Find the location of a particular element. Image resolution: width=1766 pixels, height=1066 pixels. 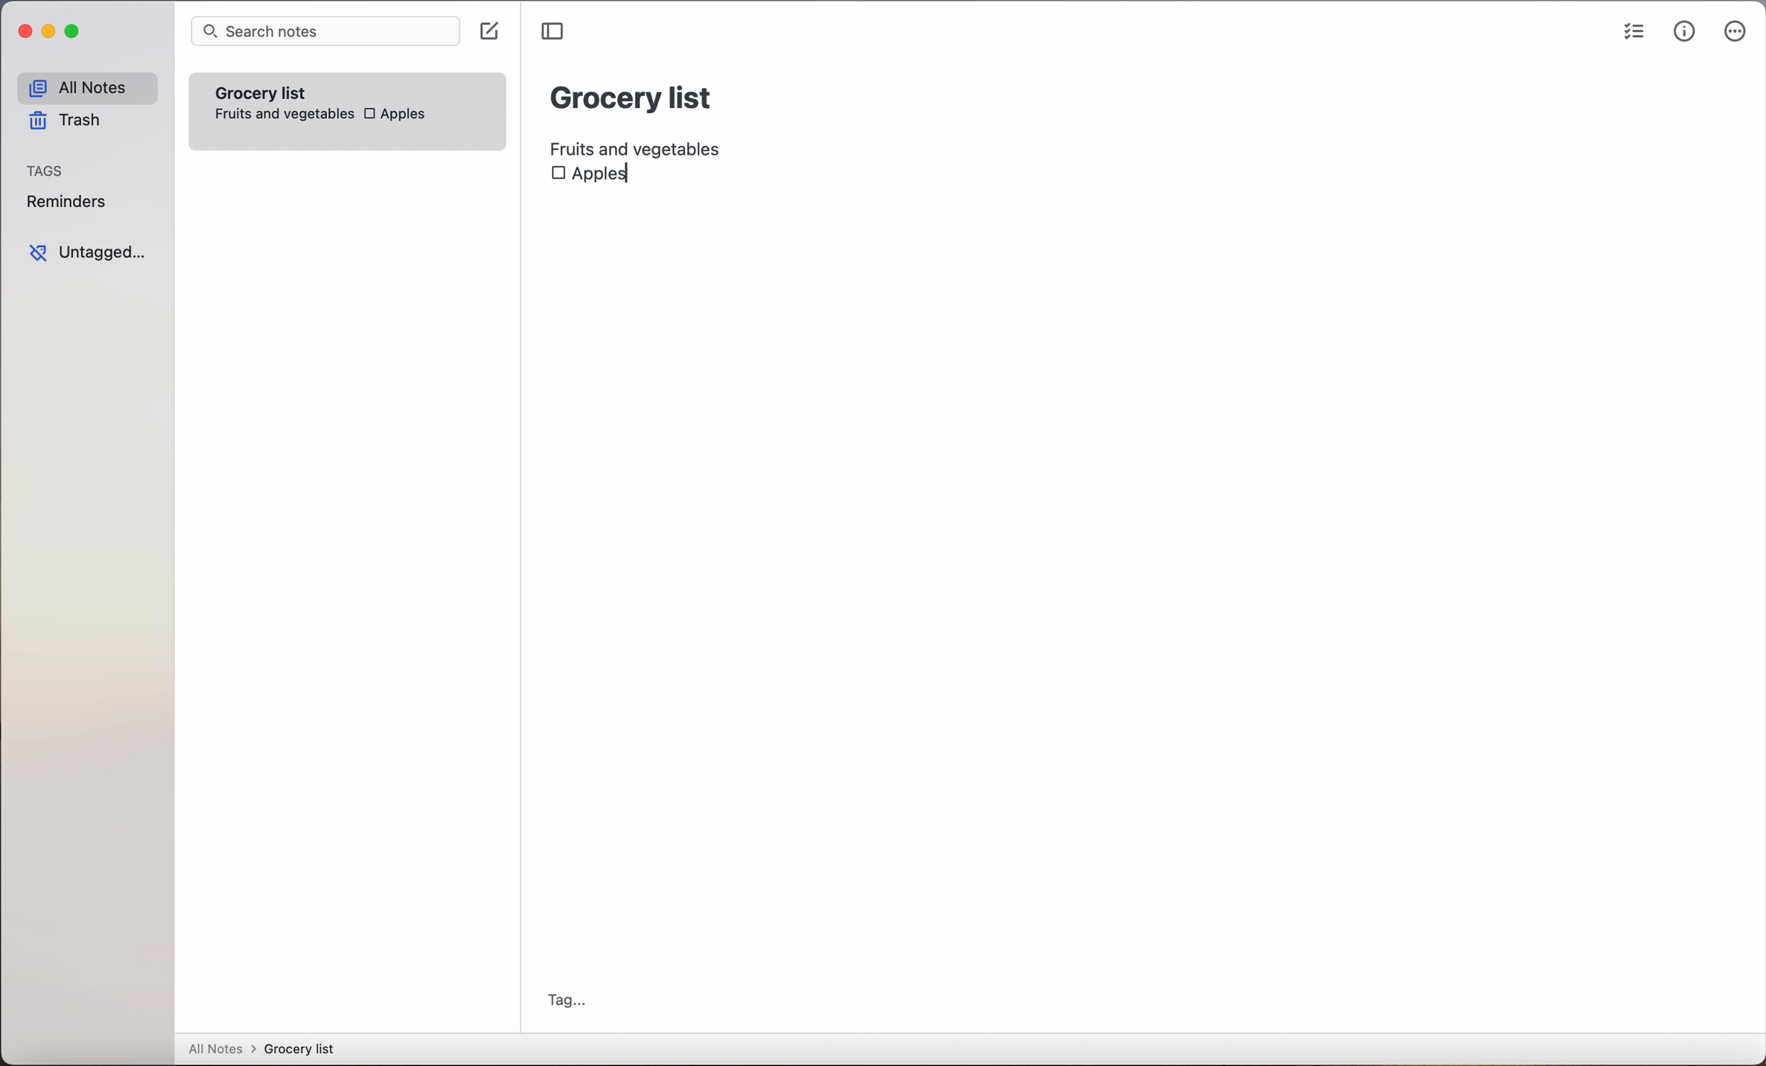

click on create note is located at coordinates (492, 32).